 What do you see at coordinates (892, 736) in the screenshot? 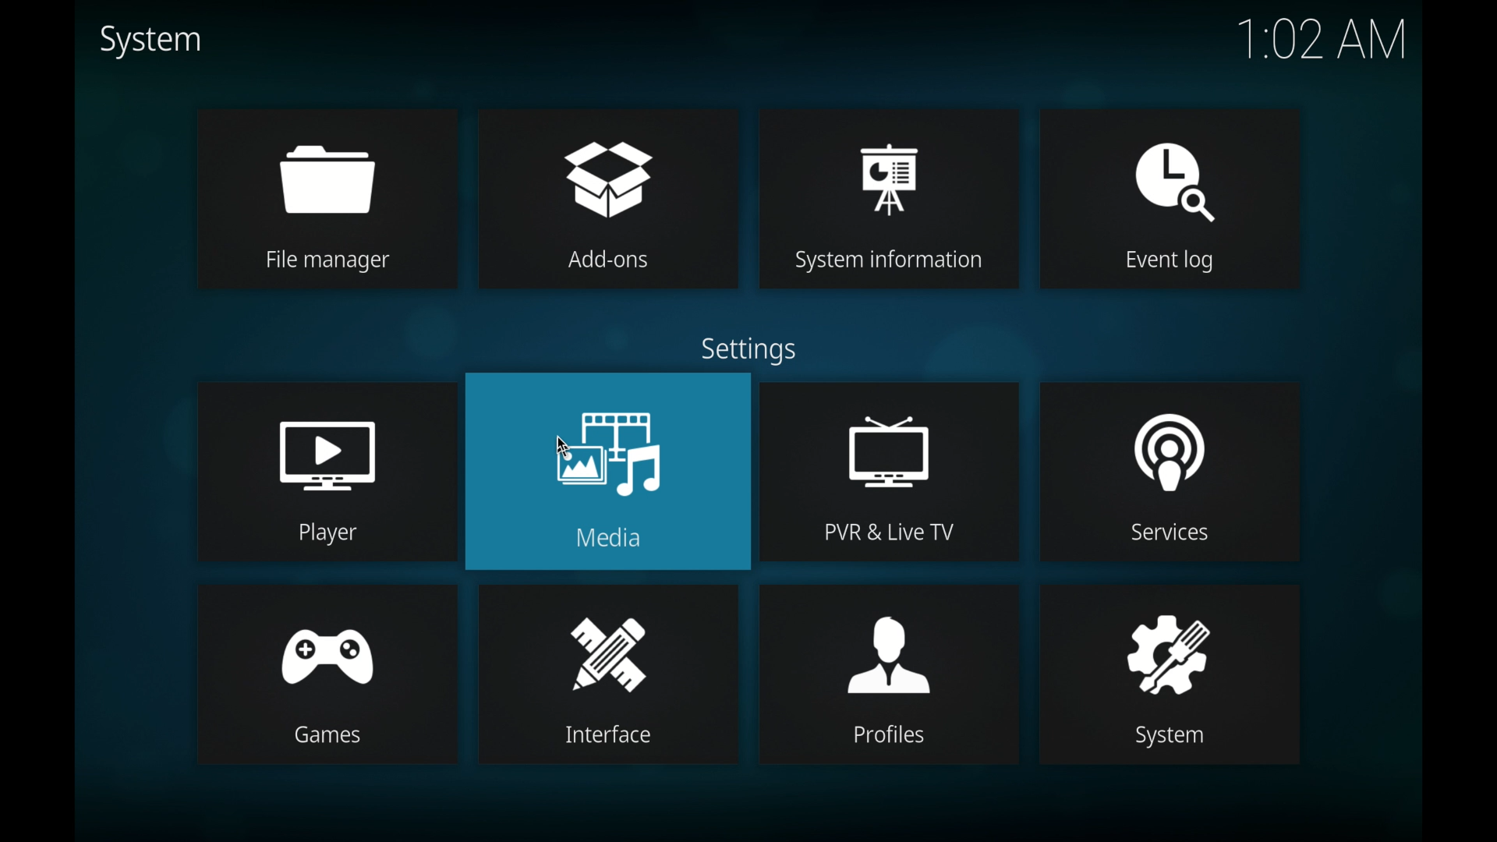
I see `Profiles` at bounding box center [892, 736].